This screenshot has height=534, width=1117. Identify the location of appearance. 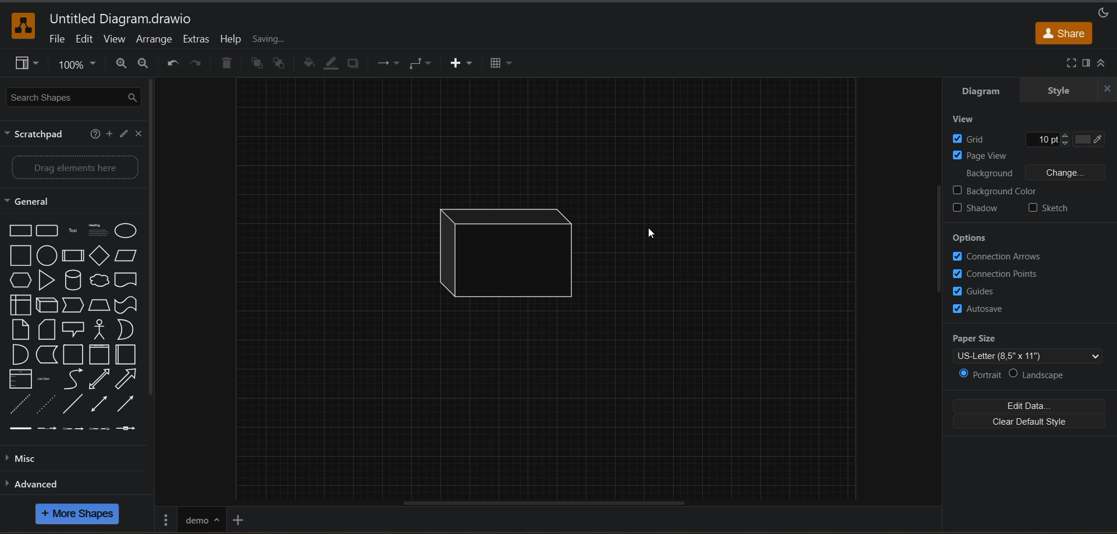
(1103, 13).